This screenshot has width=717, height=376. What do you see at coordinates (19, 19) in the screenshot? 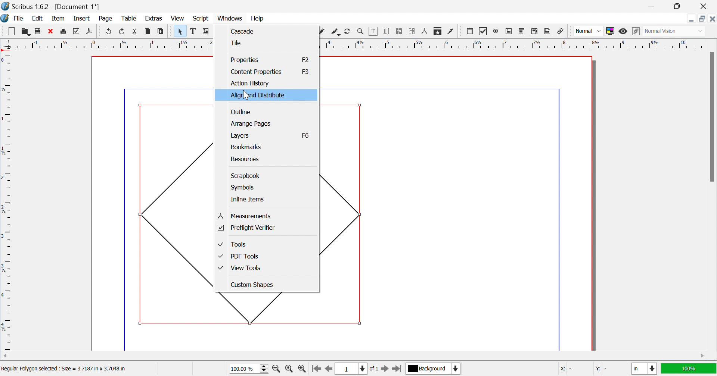
I see `File` at bounding box center [19, 19].